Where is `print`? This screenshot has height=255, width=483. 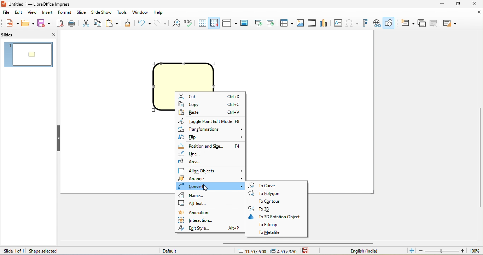 print is located at coordinates (72, 23).